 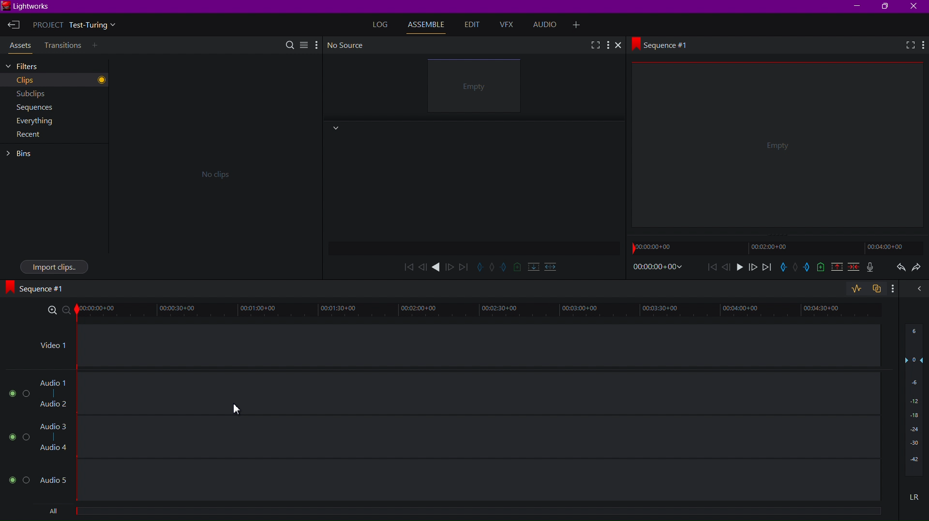 I want to click on Filters , so click(x=37, y=66).